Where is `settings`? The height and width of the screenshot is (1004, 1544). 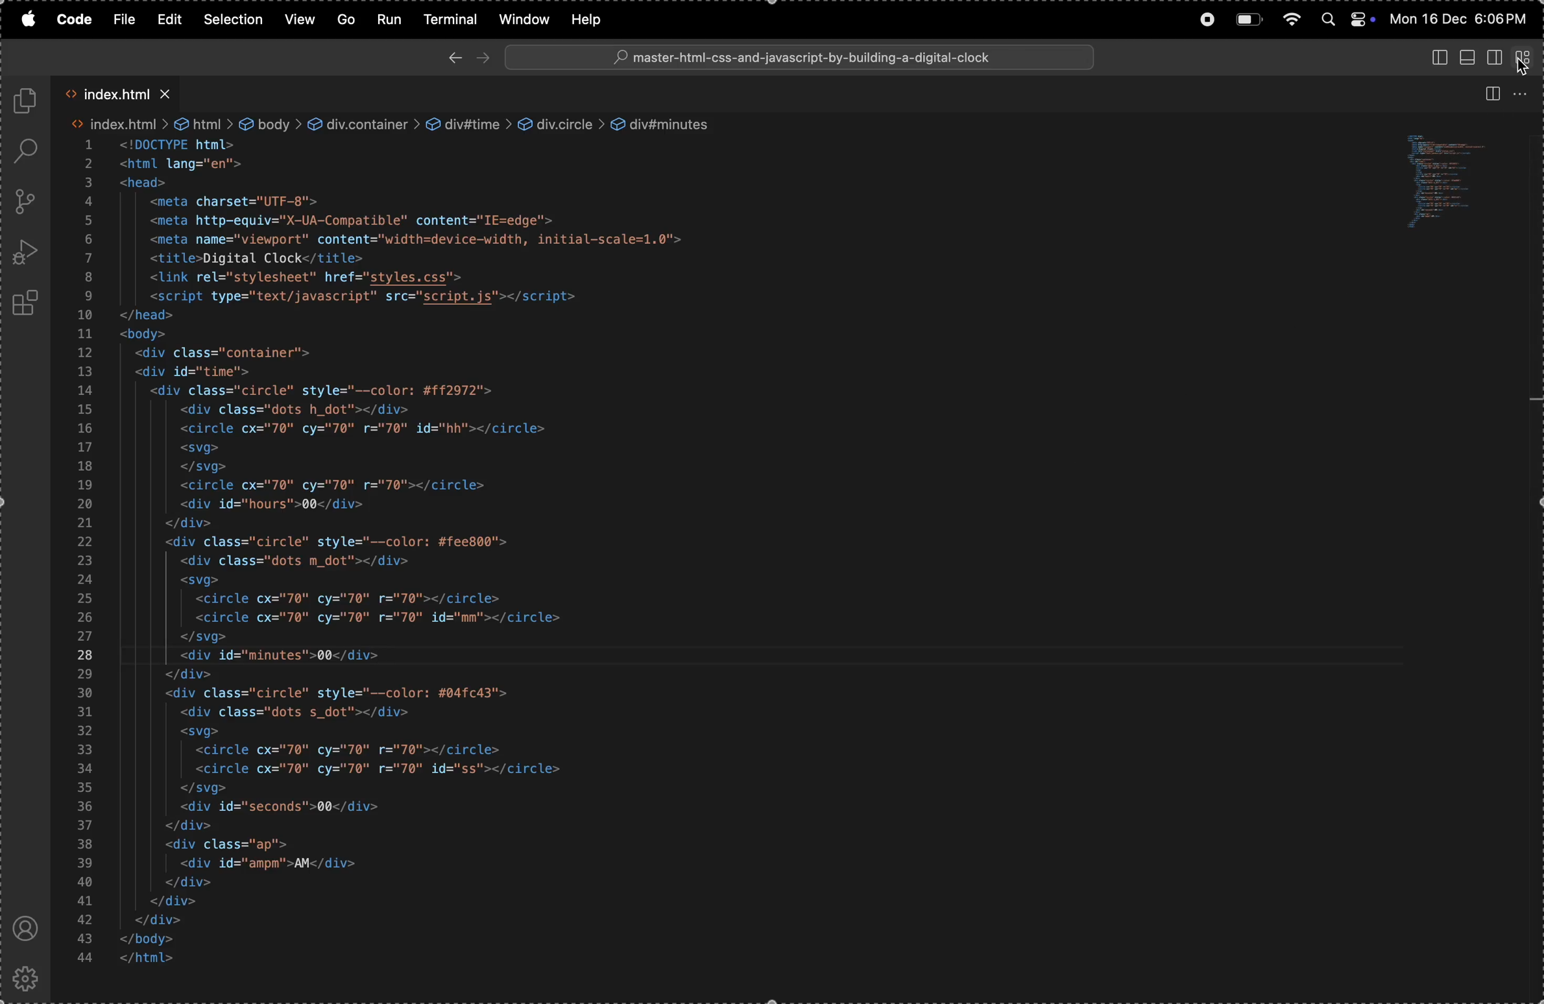
settings is located at coordinates (29, 976).